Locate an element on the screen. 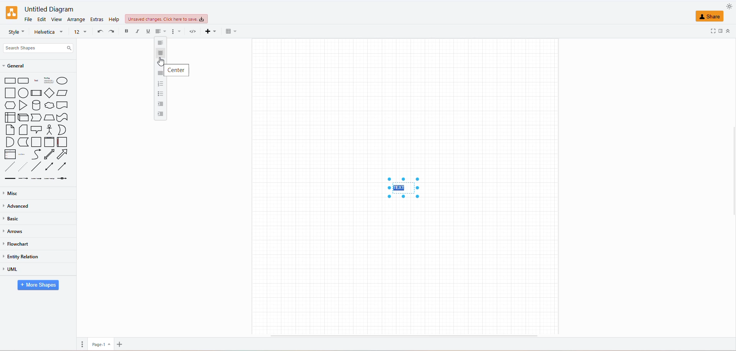 The height and width of the screenshot is (351, 736). help is located at coordinates (115, 19).